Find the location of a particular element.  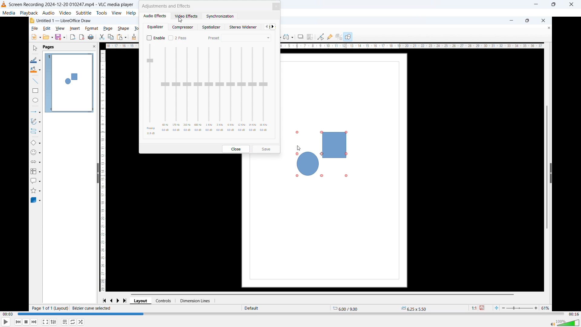

playback is located at coordinates (29, 13).